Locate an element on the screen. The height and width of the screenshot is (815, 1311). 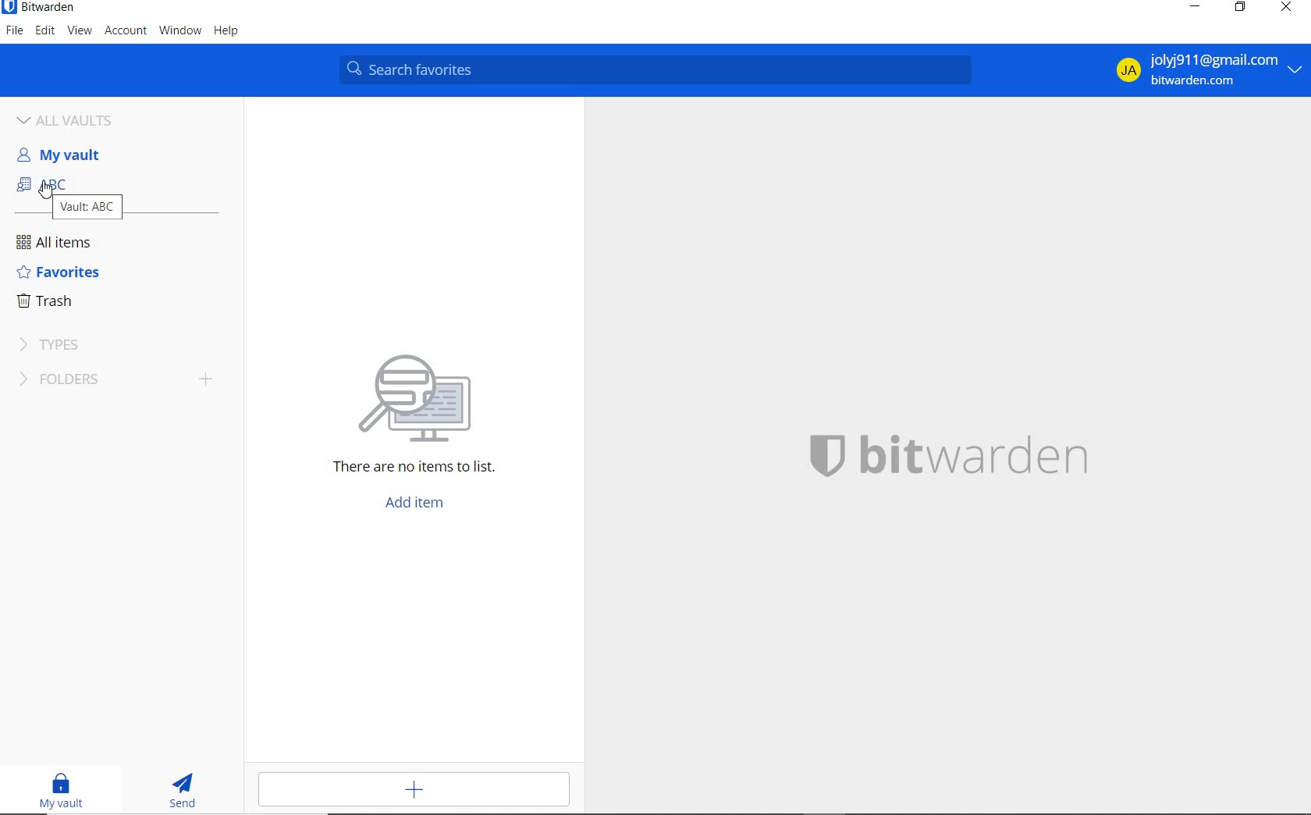
Bitwarden logo is located at coordinates (825, 454).